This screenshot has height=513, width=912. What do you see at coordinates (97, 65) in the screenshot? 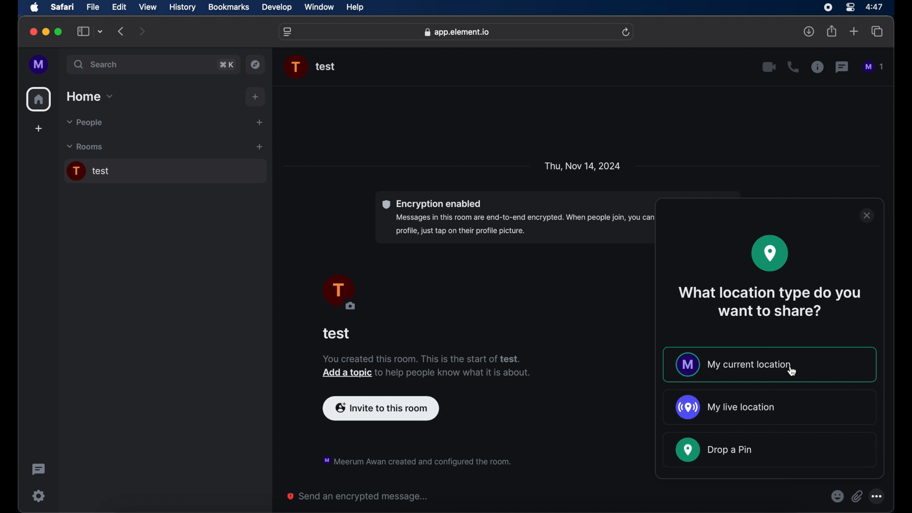
I see `search` at bounding box center [97, 65].